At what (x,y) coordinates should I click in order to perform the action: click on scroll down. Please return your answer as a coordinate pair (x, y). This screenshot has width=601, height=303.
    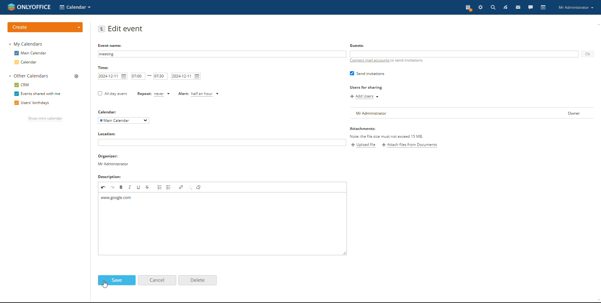
    Looking at the image, I should click on (597, 301).